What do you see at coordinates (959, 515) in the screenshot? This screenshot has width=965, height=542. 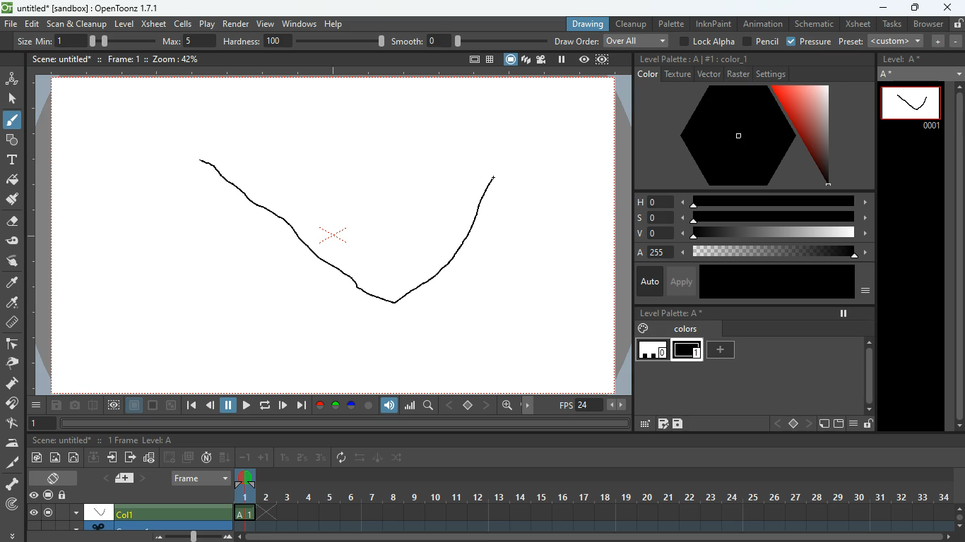 I see `scroll` at bounding box center [959, 515].